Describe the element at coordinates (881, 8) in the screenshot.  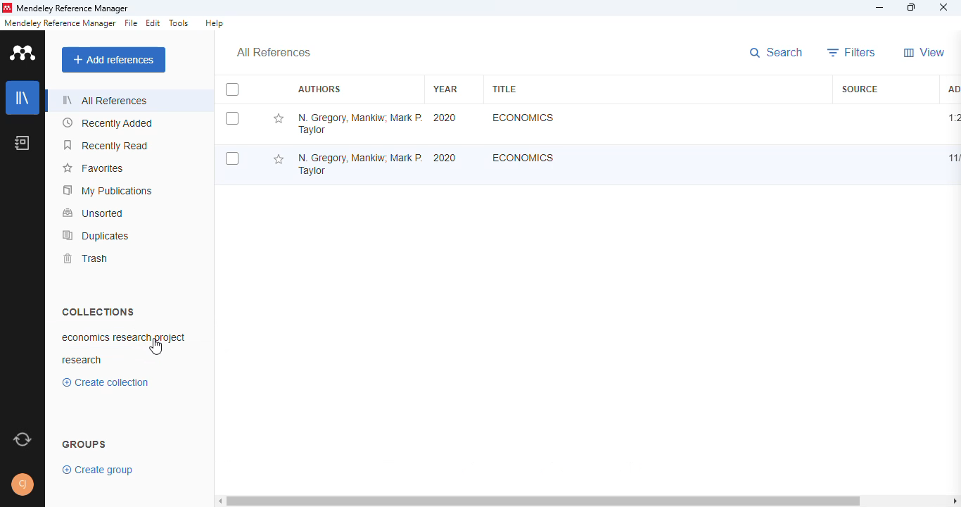
I see `minimize` at that location.